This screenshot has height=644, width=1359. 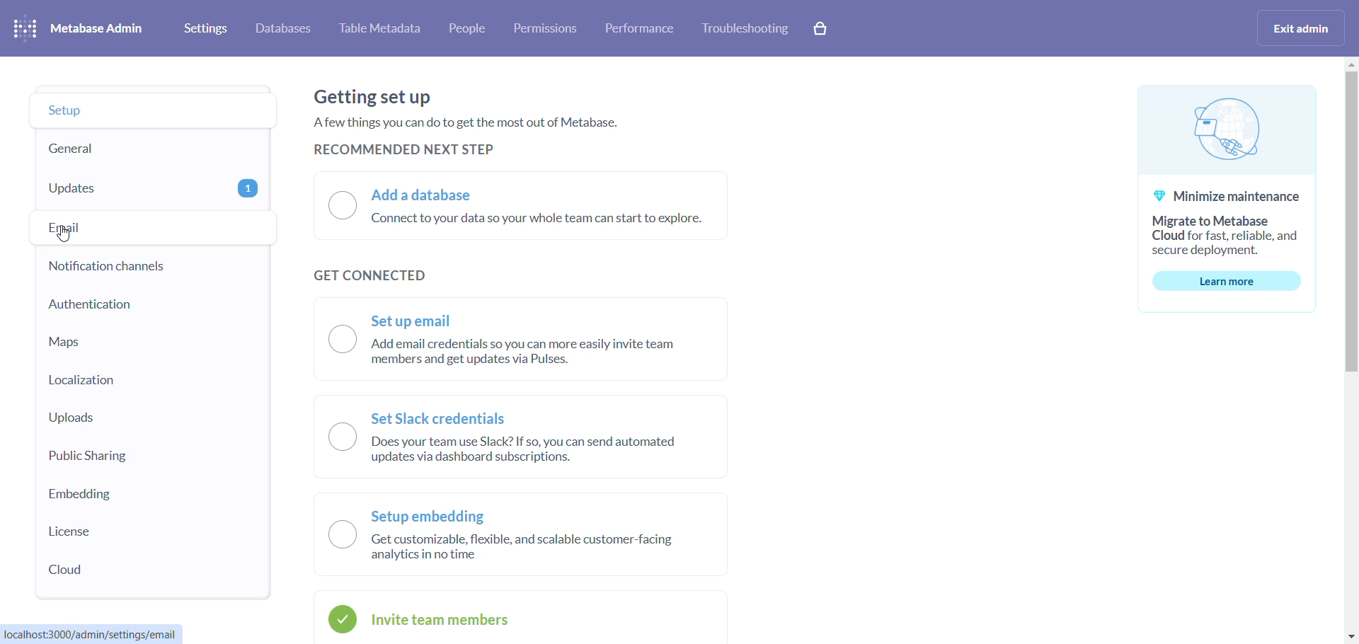 What do you see at coordinates (137, 189) in the screenshot?
I see `updates` at bounding box center [137, 189].